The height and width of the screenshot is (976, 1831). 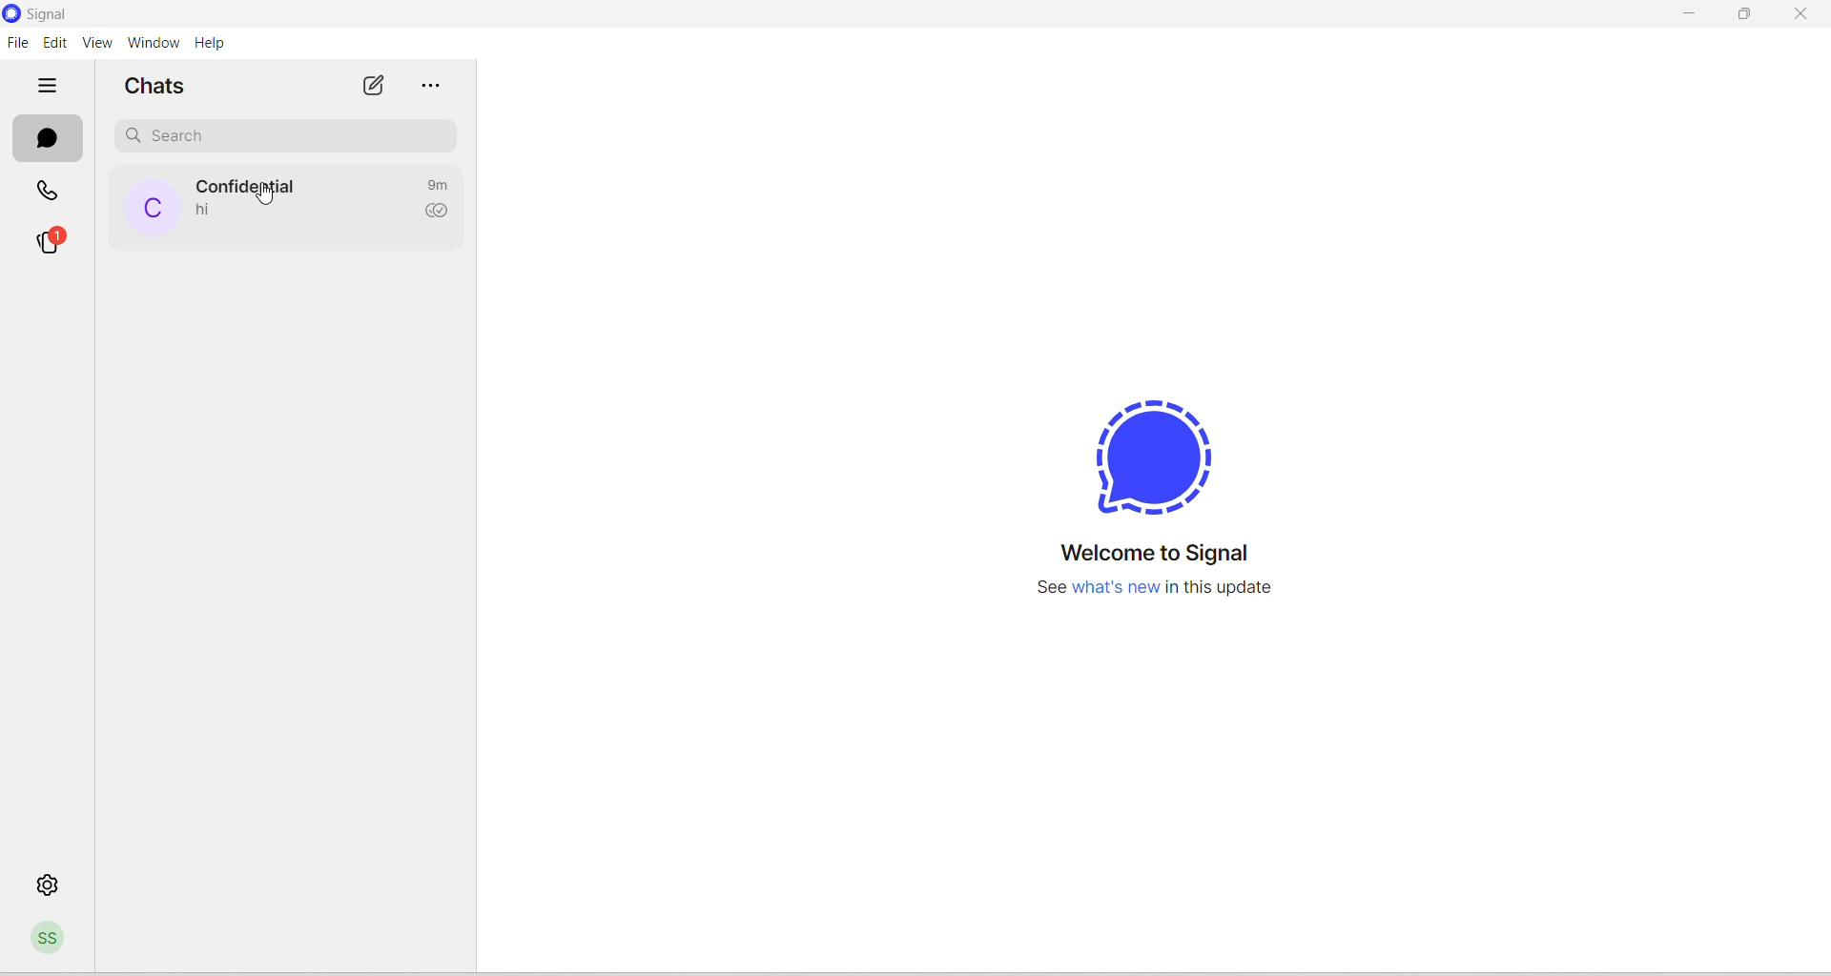 I want to click on read recipient , so click(x=442, y=214).